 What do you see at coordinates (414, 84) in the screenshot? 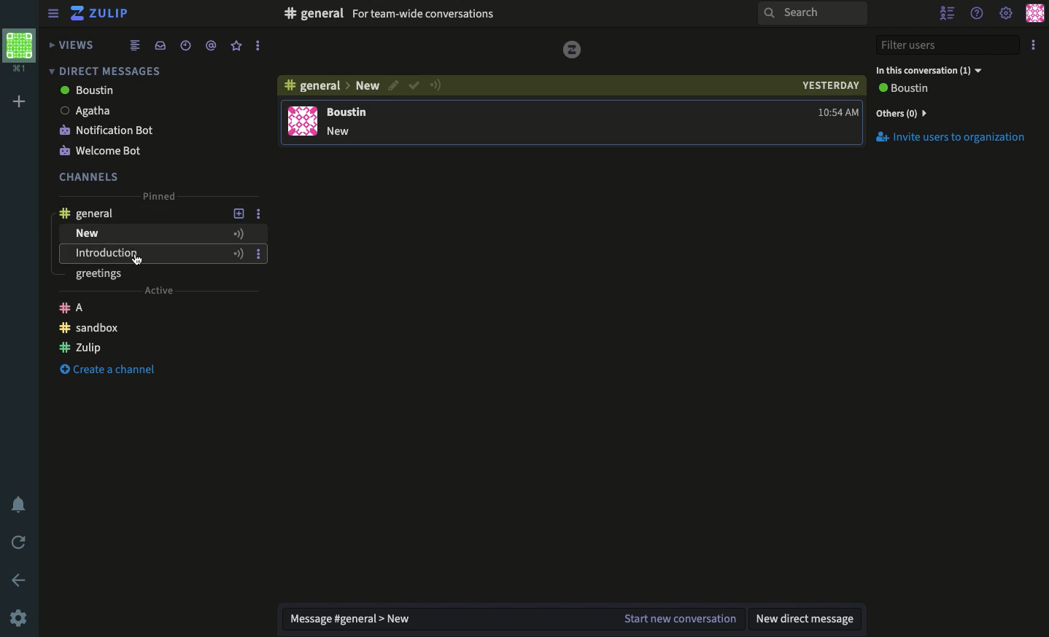
I see `Resolved` at bounding box center [414, 84].